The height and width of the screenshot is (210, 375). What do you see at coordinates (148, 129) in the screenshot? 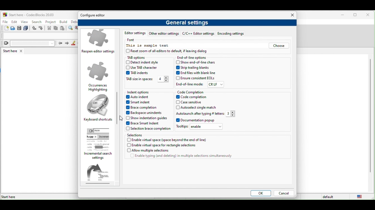
I see `selection brace completion` at bounding box center [148, 129].